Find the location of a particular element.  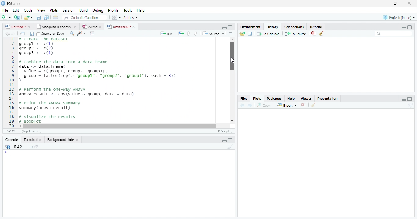

Create a Project is located at coordinates (17, 17).